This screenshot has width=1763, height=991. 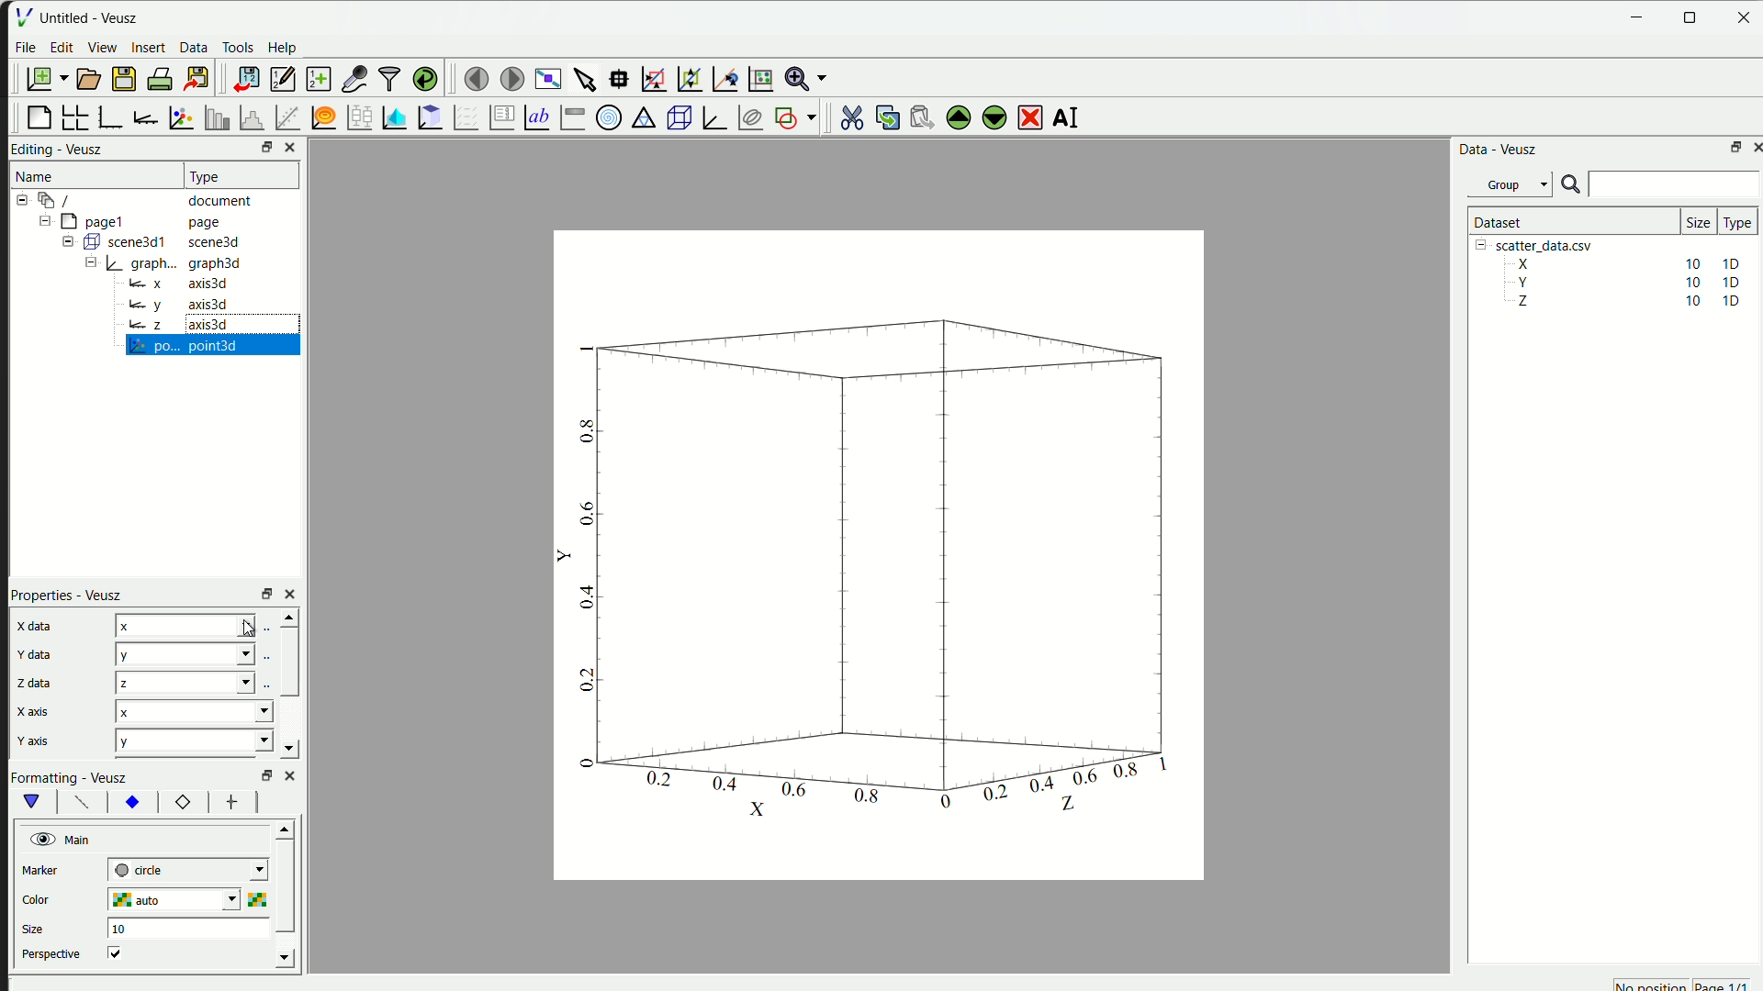 I want to click on resize, so click(x=1691, y=17).